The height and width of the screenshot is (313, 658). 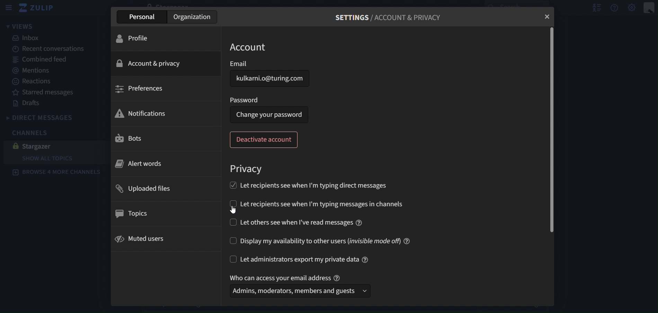 What do you see at coordinates (248, 47) in the screenshot?
I see `account` at bounding box center [248, 47].